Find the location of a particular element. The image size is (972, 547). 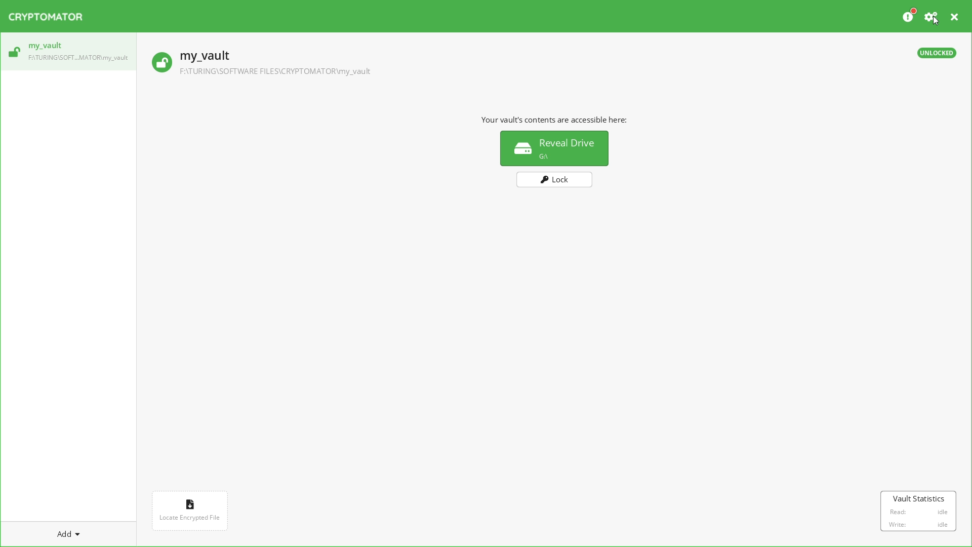

Select Vault is located at coordinates (70, 54).